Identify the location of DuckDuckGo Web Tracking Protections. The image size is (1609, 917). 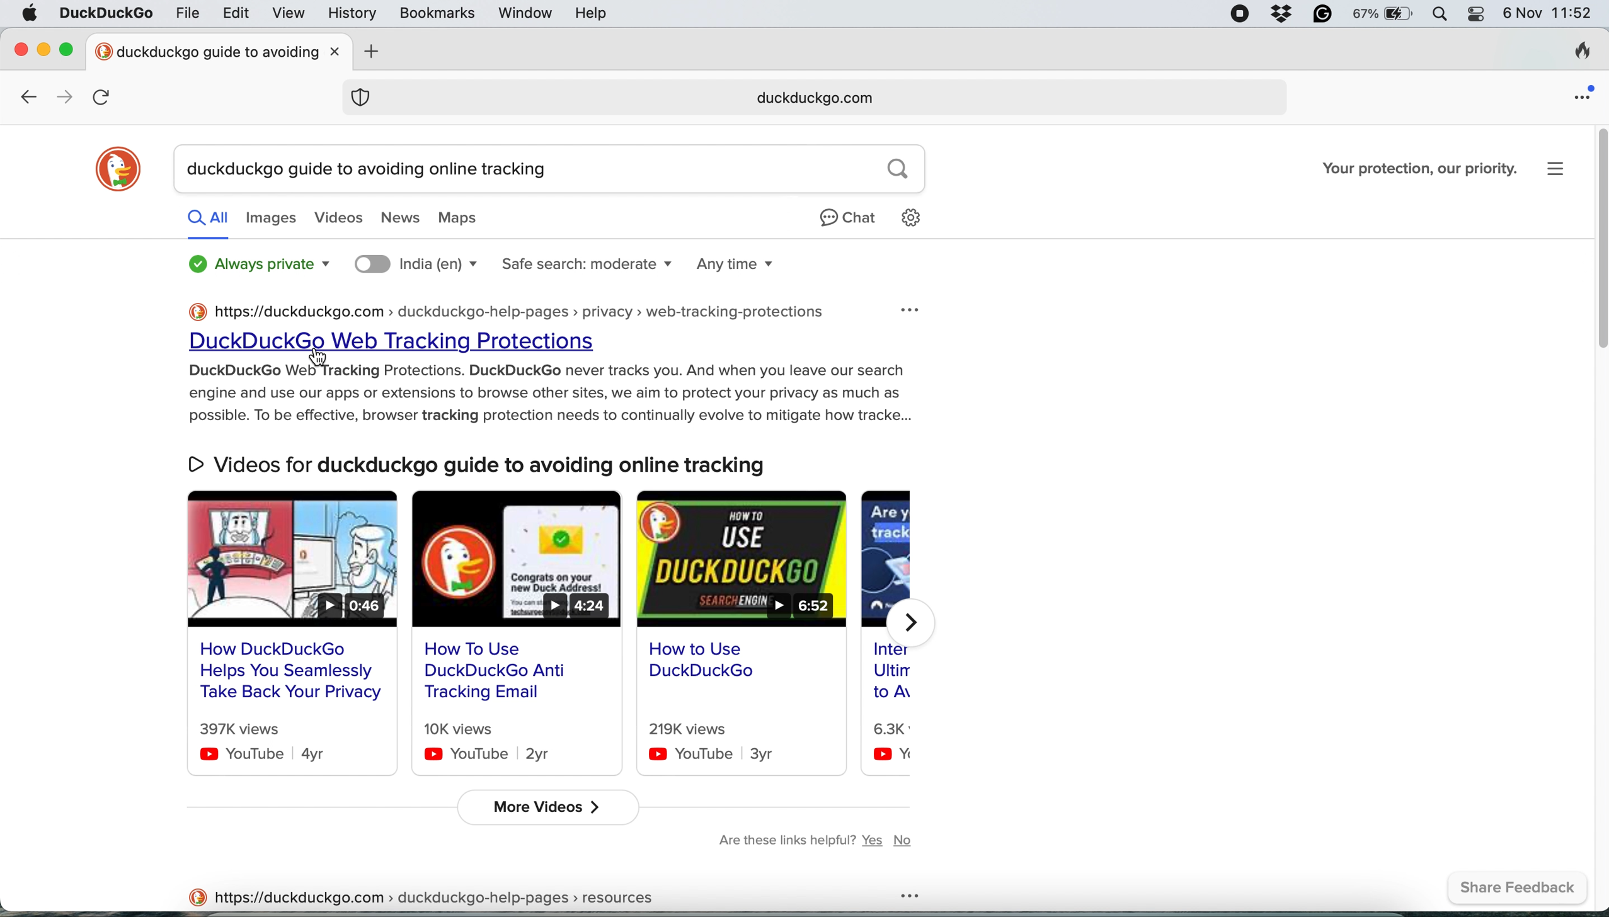
(391, 341).